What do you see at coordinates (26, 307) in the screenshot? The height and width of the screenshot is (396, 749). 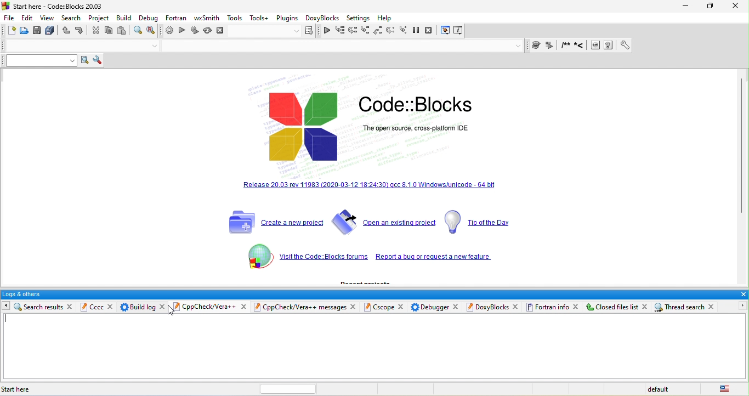 I see `back` at bounding box center [26, 307].